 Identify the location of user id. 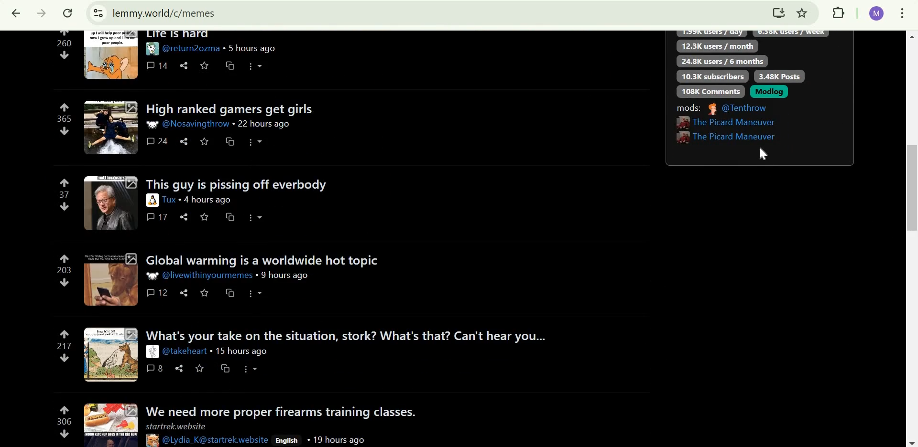
(171, 200).